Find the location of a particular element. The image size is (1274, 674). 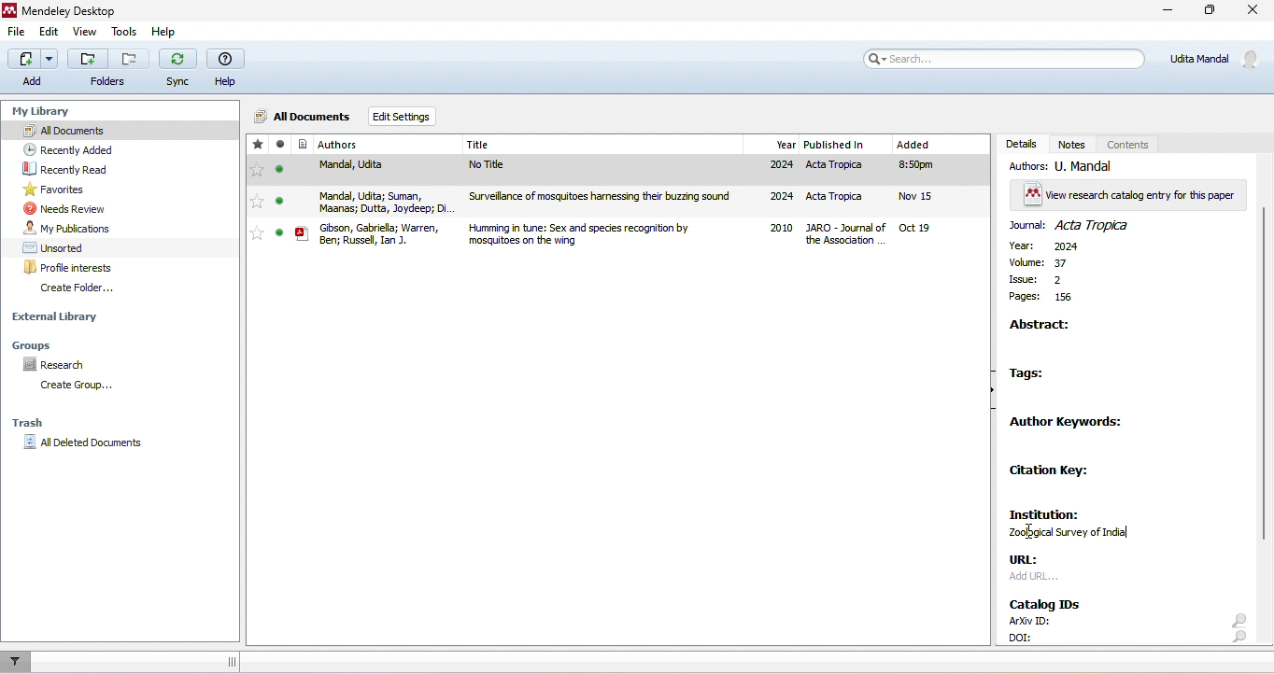

issue: 2 is located at coordinates (1052, 279).